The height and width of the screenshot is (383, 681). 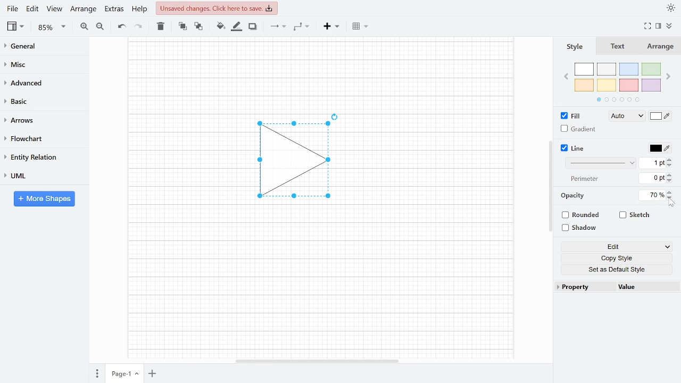 What do you see at coordinates (113, 9) in the screenshot?
I see `Extras` at bounding box center [113, 9].